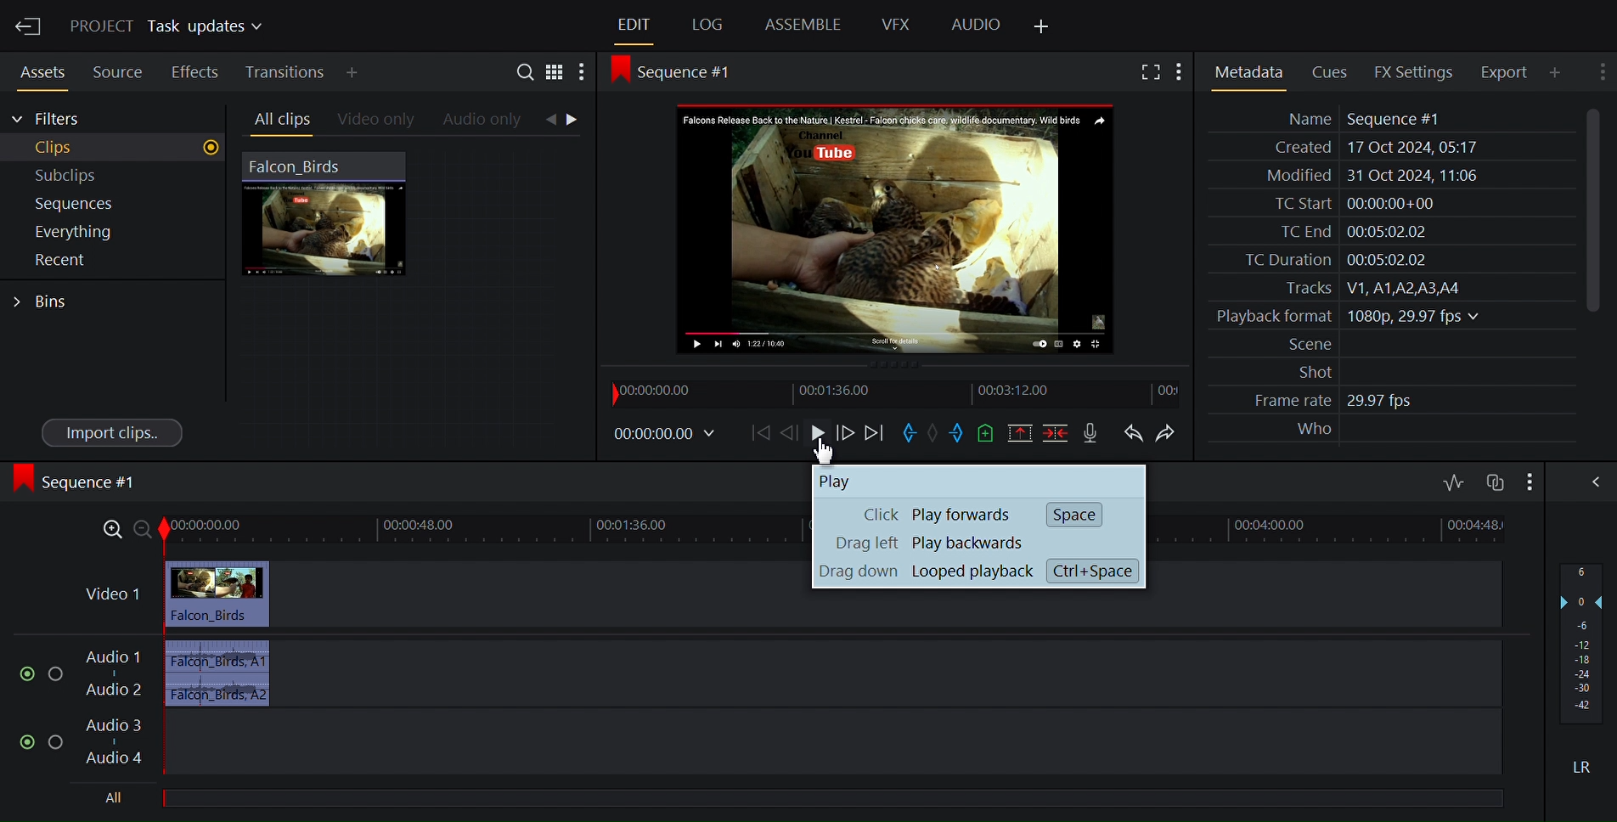 This screenshot has width=1617, height=822. What do you see at coordinates (1502, 72) in the screenshot?
I see `Export` at bounding box center [1502, 72].